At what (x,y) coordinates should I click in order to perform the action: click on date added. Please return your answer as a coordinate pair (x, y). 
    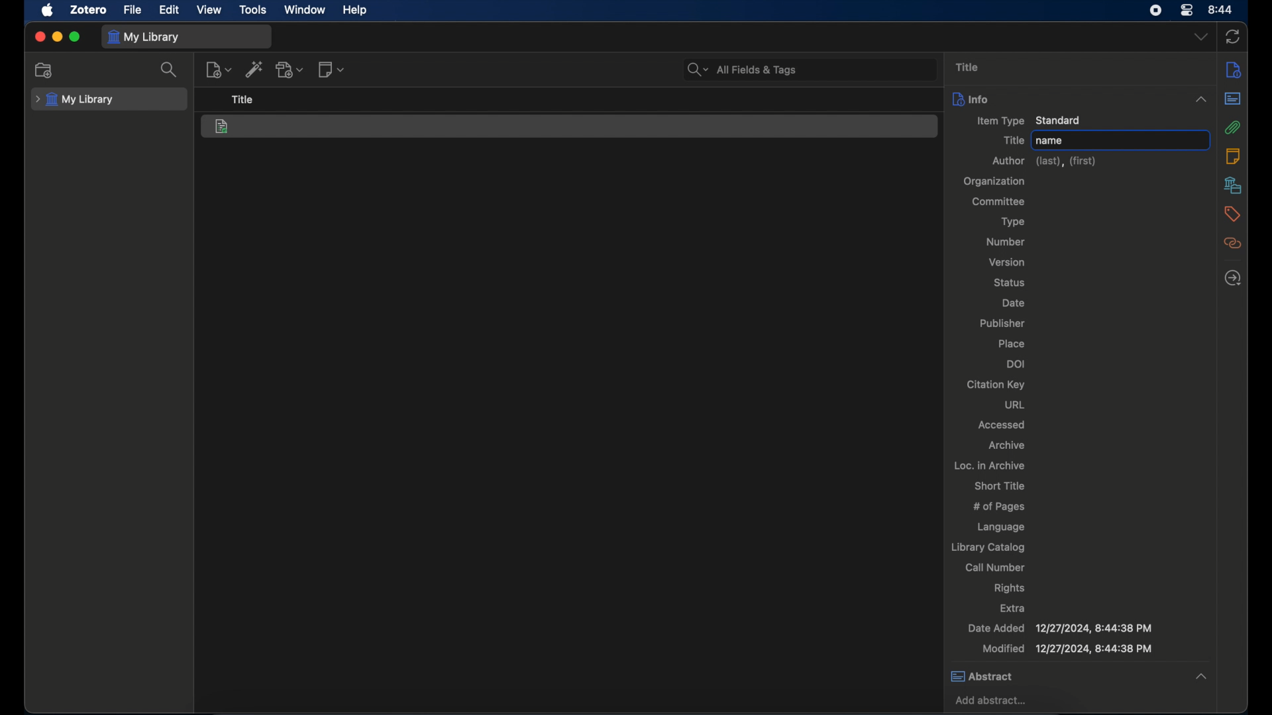
    Looking at the image, I should click on (1060, 628).